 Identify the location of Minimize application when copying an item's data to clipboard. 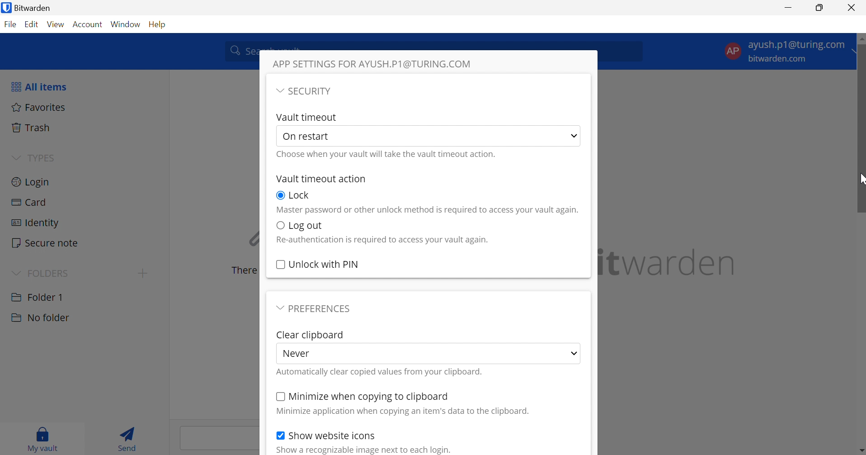
(398, 412).